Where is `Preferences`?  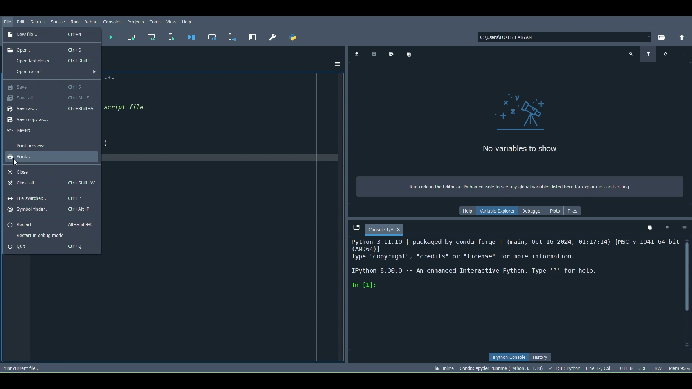
Preferences is located at coordinates (274, 37).